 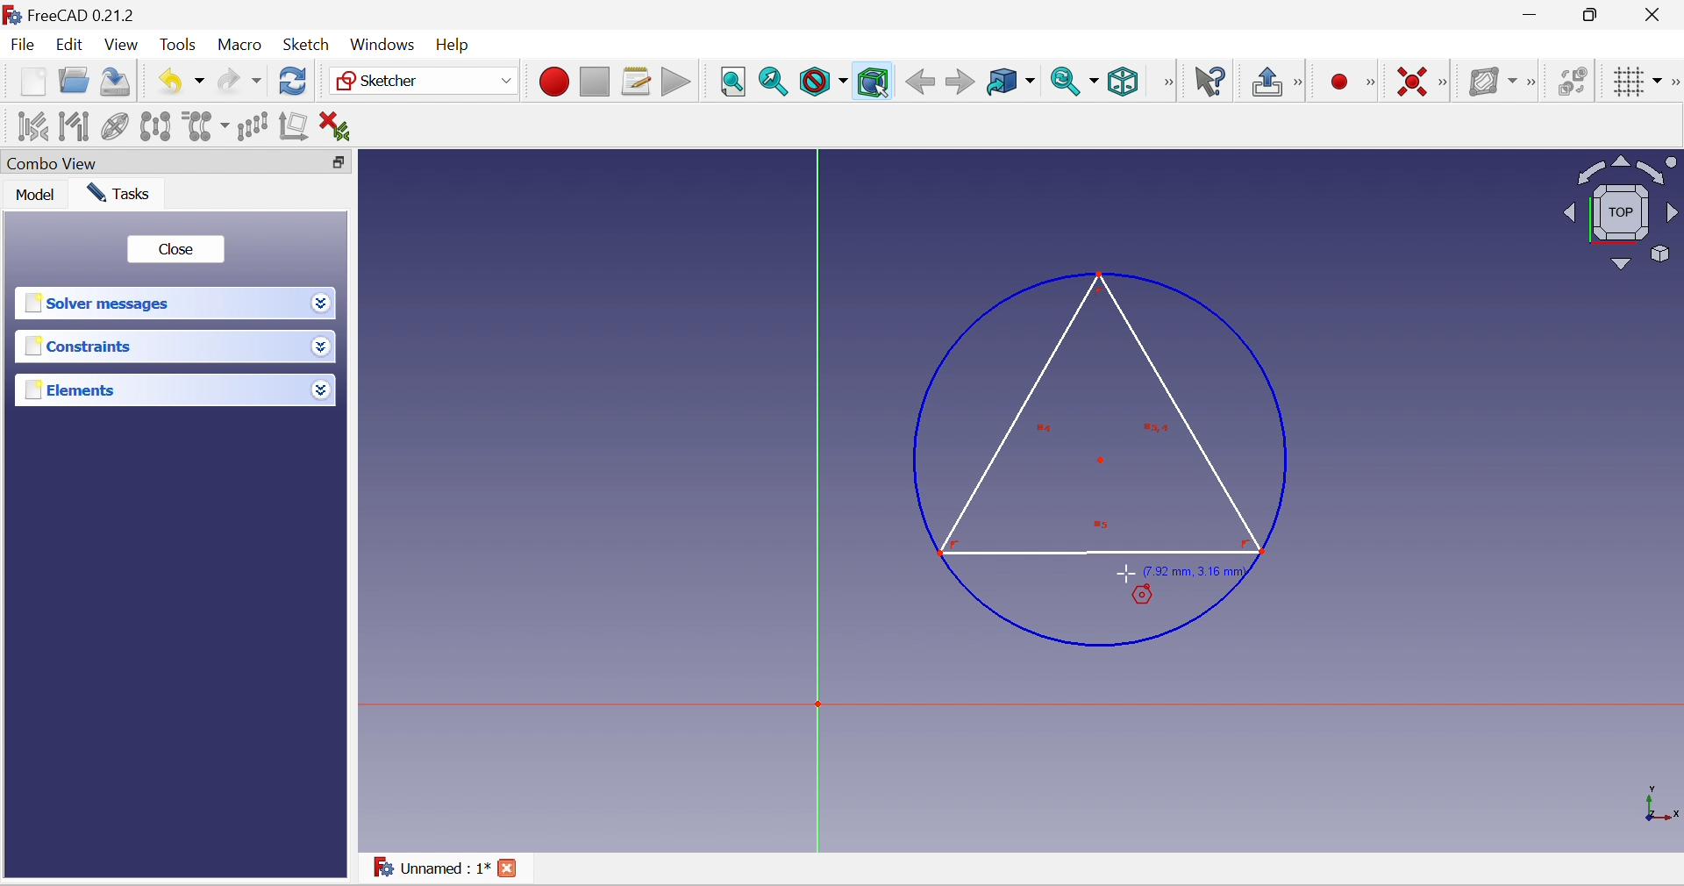 I want to click on Restore down, so click(x=341, y=165).